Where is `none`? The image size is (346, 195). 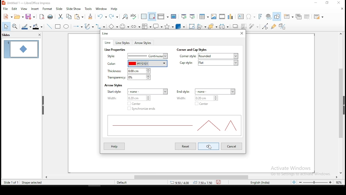 none is located at coordinates (216, 91).